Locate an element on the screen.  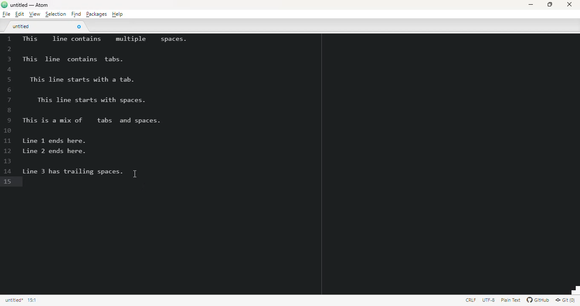
untitled tab is located at coordinates (22, 26).